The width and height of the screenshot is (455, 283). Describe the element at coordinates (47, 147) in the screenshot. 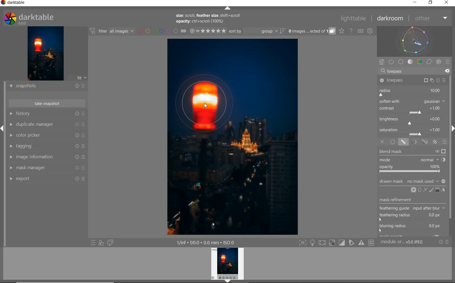

I see `TAGGING` at that location.